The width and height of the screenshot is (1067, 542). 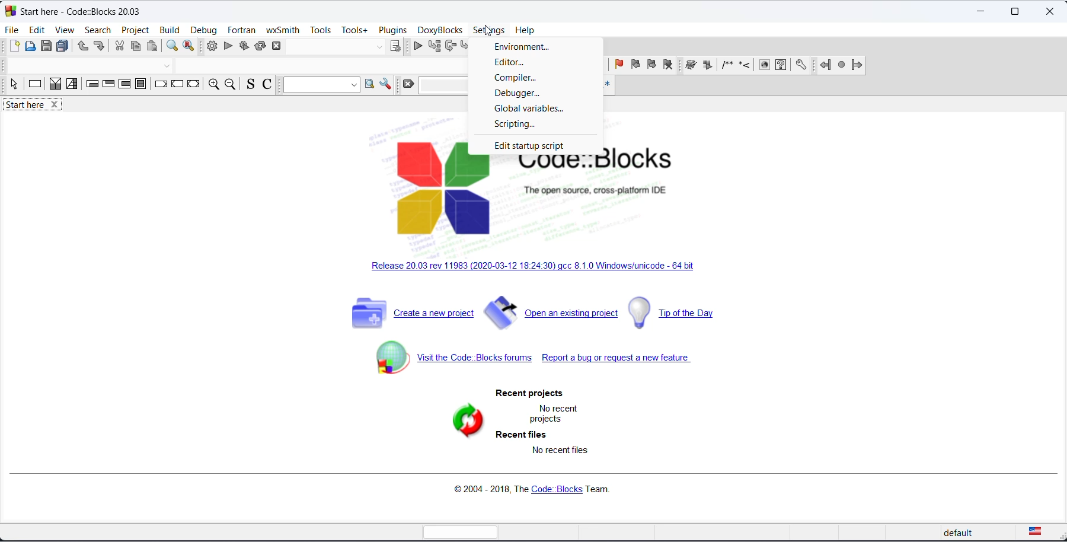 I want to click on create new project, so click(x=409, y=312).